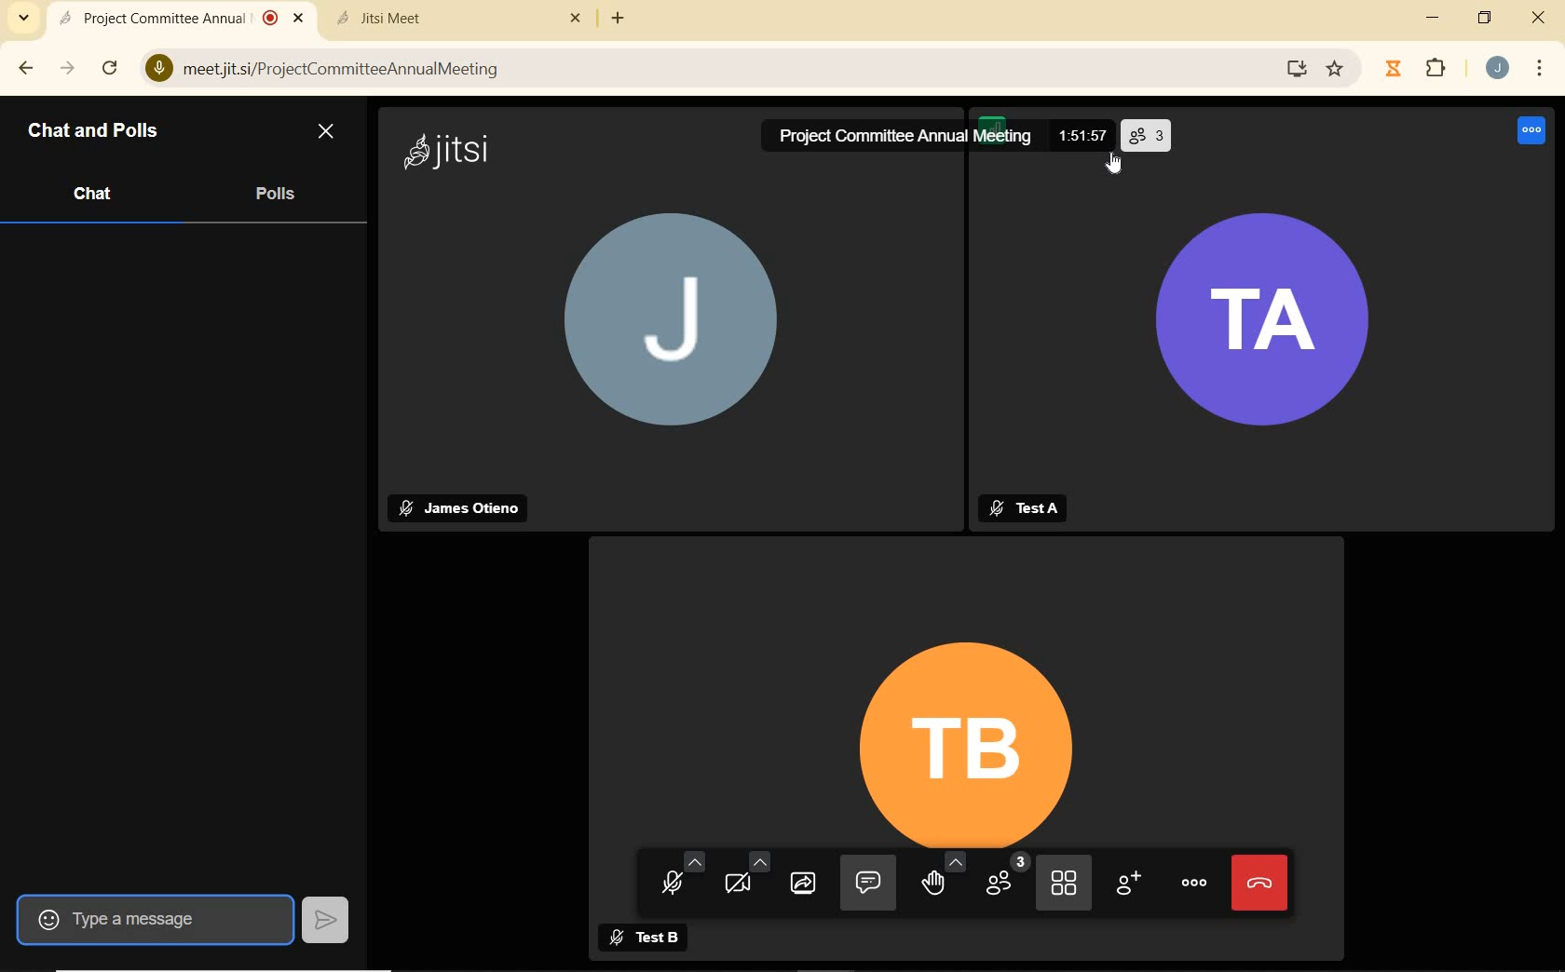 Image resolution: width=1565 pixels, height=972 pixels. Describe the element at coordinates (963, 718) in the screenshot. I see `participant's Profile Picture` at that location.